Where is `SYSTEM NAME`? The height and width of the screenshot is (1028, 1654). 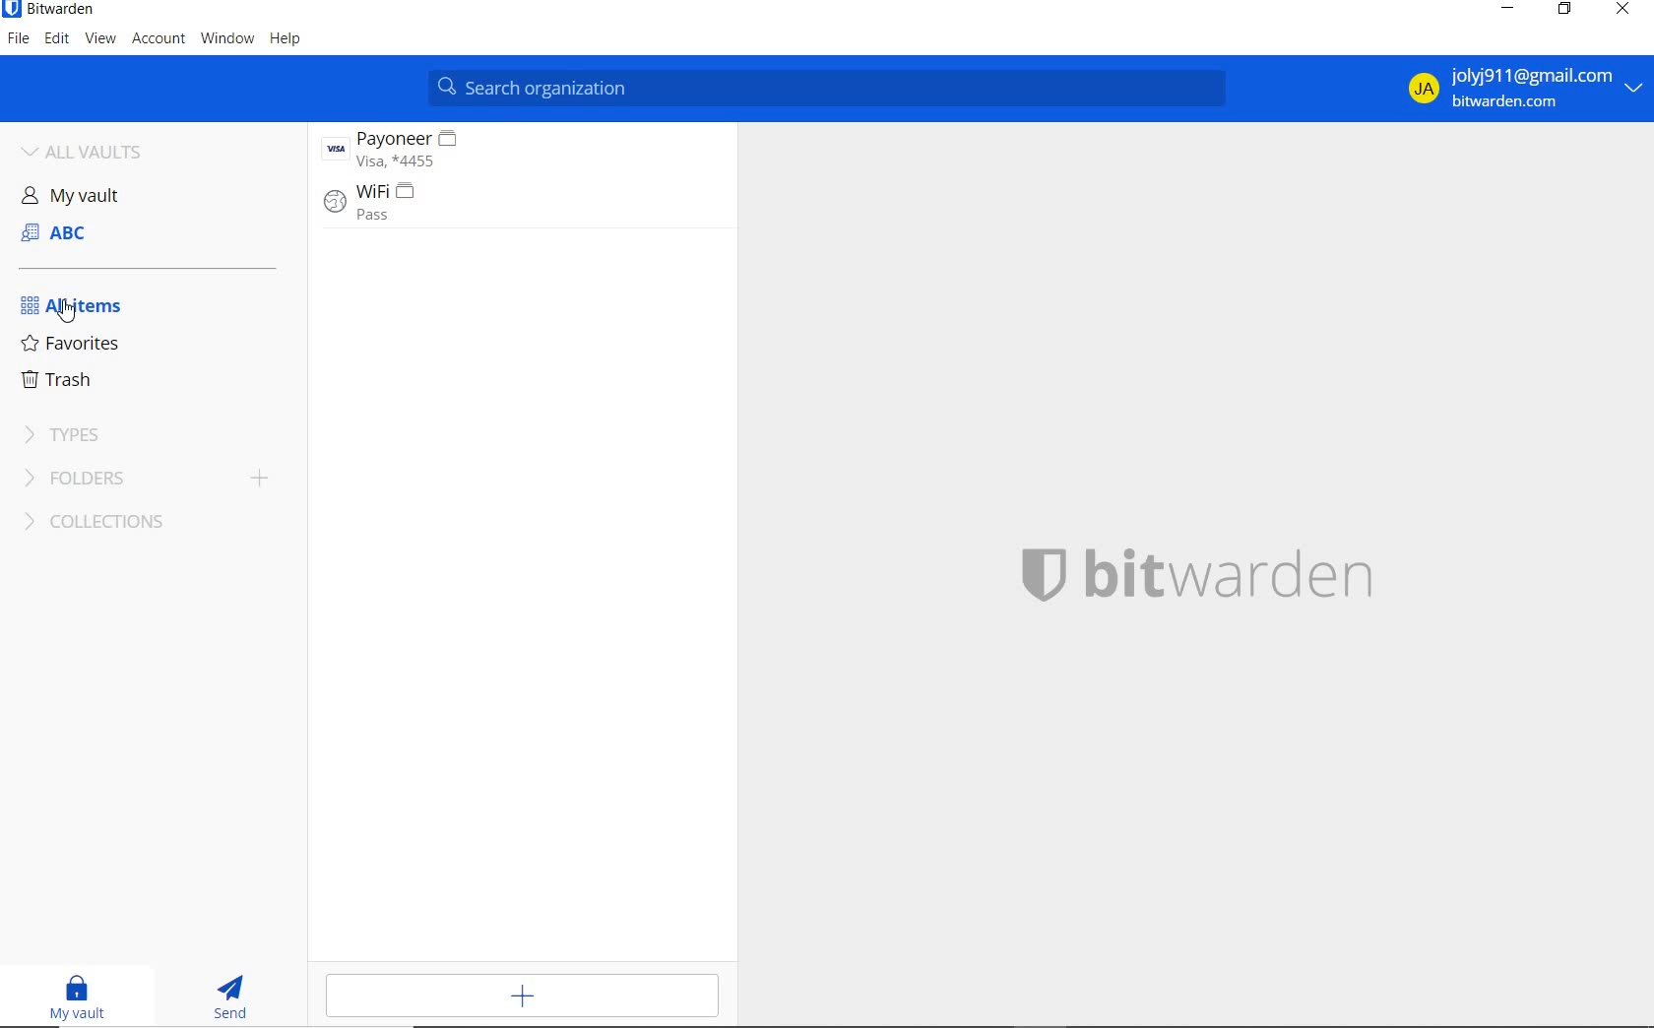 SYSTEM NAME is located at coordinates (50, 10).